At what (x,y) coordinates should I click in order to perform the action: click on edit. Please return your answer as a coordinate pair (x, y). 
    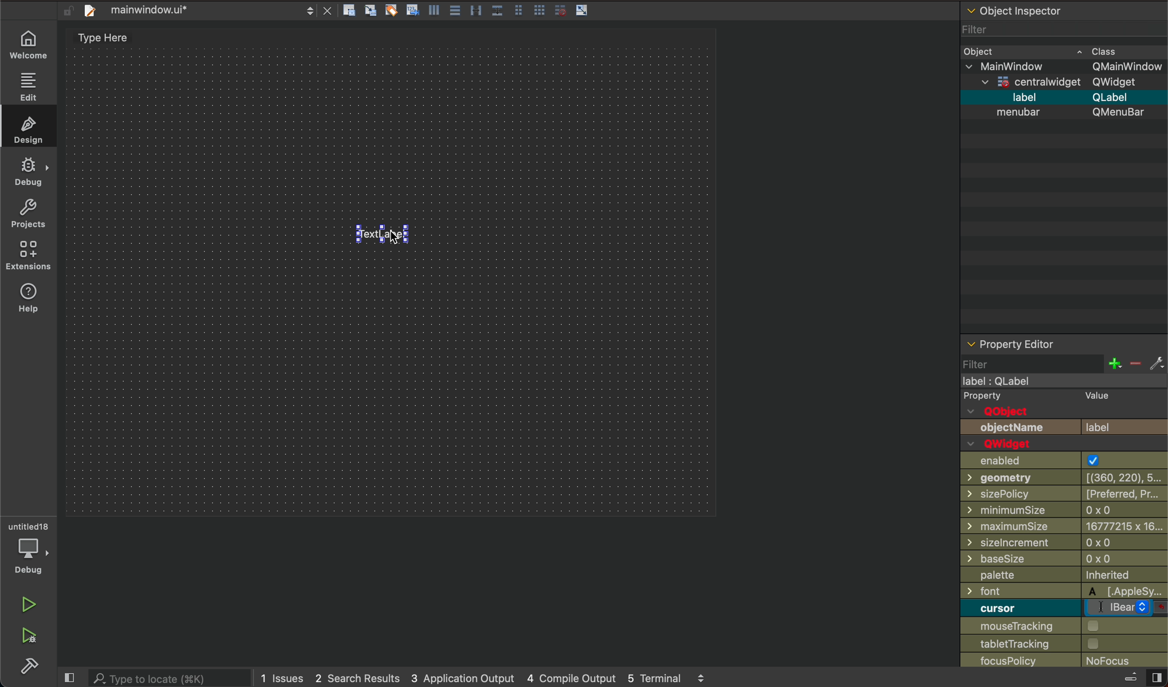
    Looking at the image, I should click on (31, 89).